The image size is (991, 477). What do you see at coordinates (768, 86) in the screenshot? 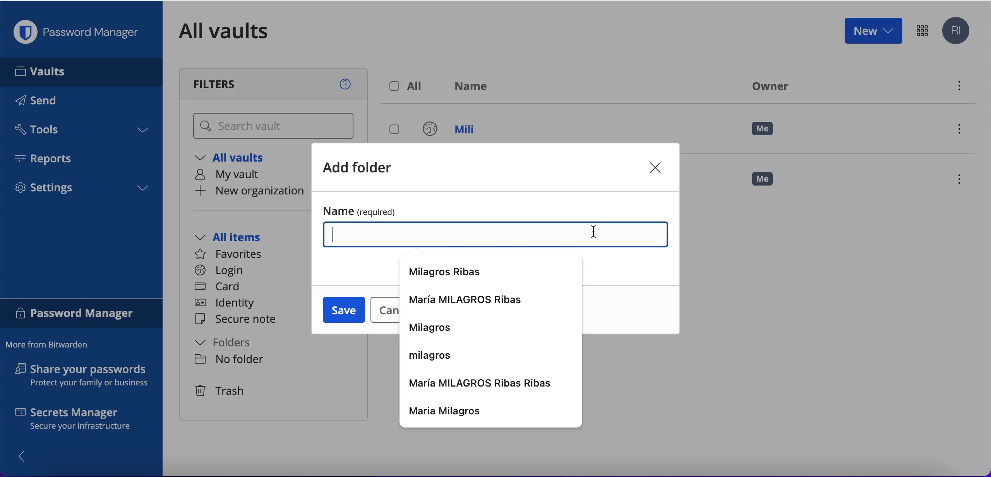
I see `owner` at bounding box center [768, 86].